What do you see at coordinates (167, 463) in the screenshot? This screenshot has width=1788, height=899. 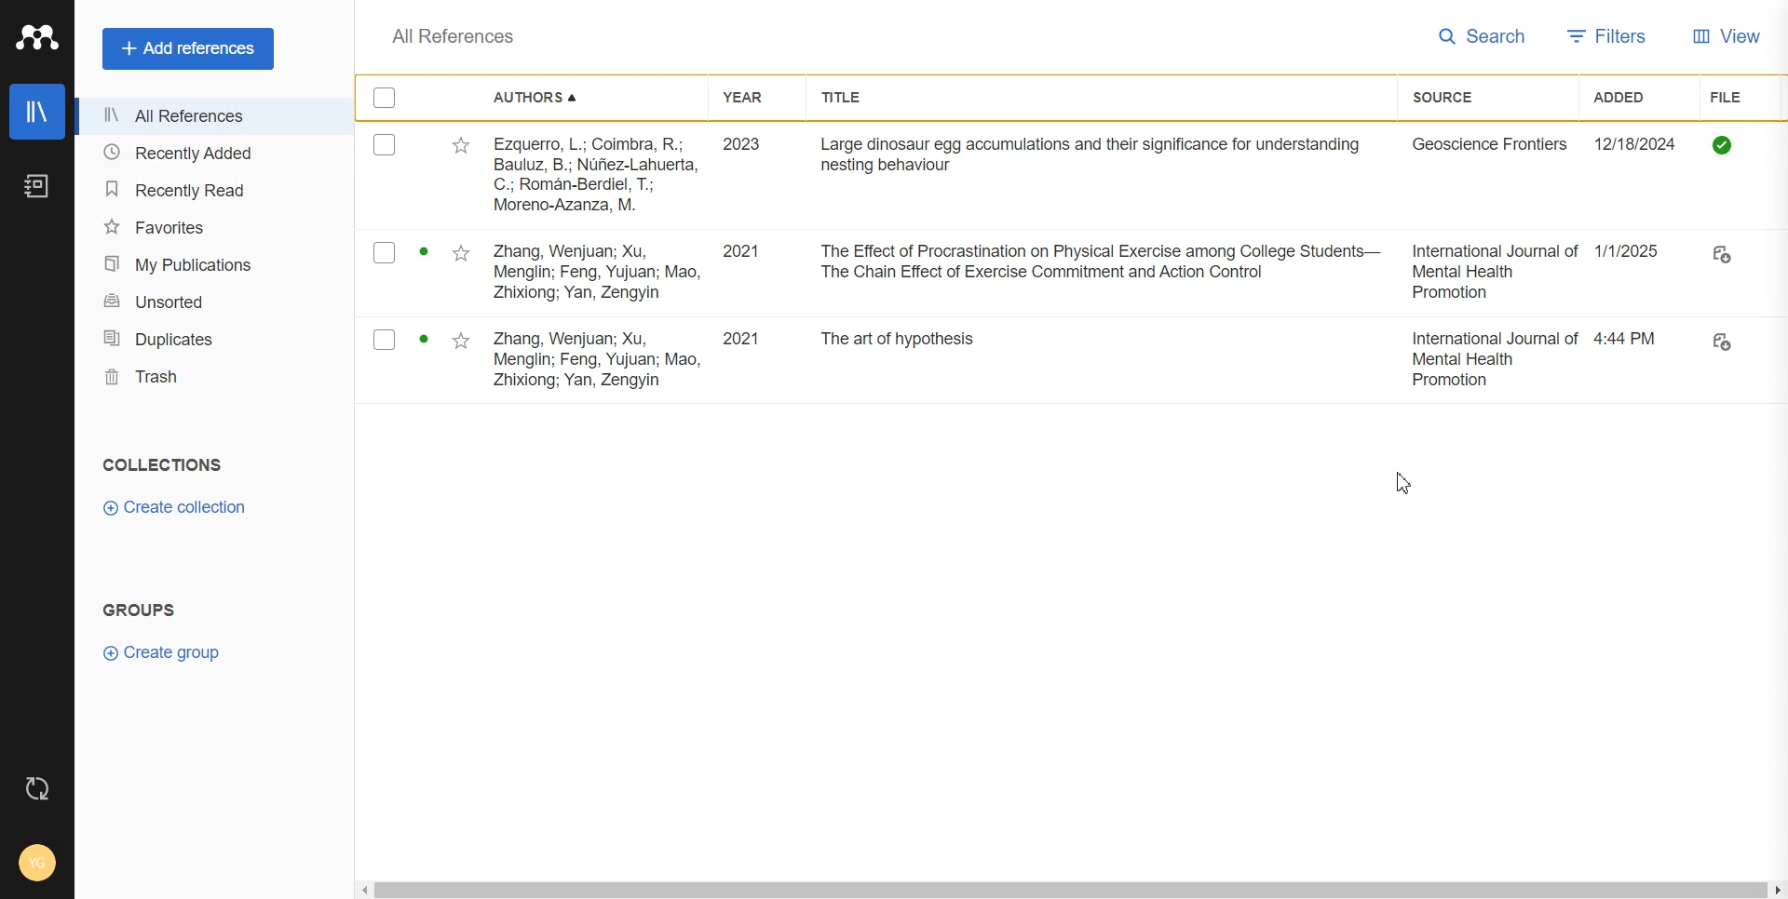 I see `collections` at bounding box center [167, 463].